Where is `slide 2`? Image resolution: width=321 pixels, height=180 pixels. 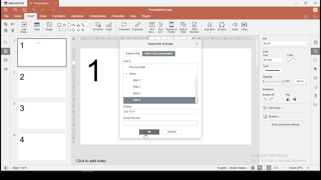 slide 2 is located at coordinates (42, 84).